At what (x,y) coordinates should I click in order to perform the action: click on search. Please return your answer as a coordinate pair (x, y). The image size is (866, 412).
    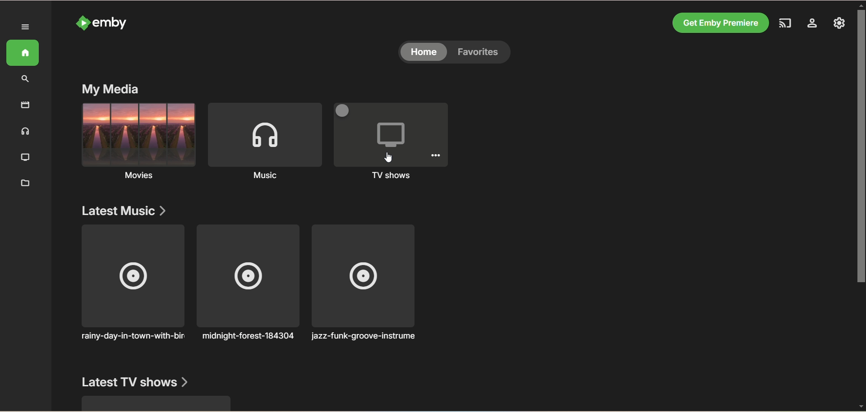
    Looking at the image, I should click on (23, 79).